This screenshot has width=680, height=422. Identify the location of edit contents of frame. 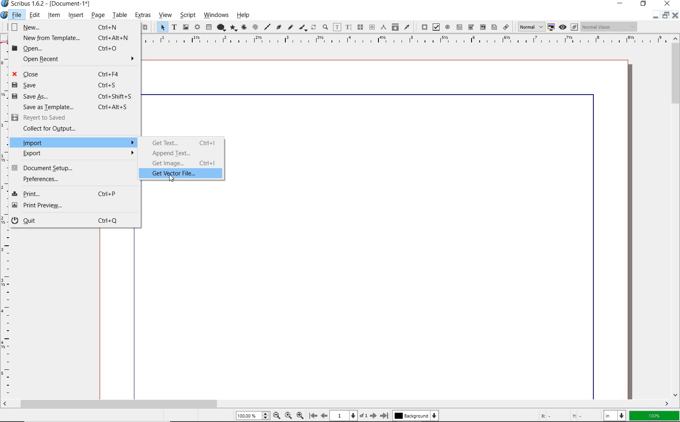
(338, 27).